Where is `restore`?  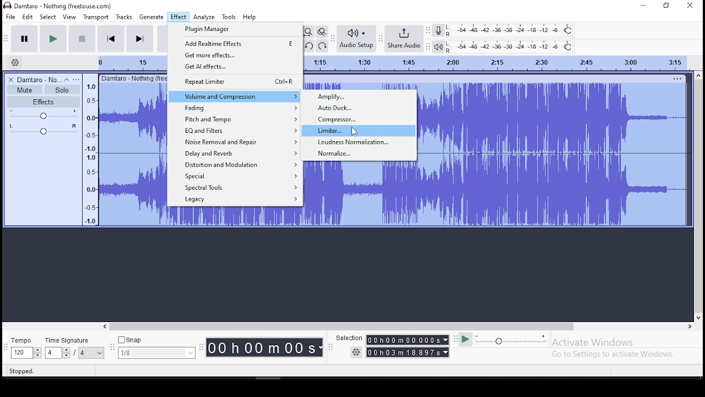 restore is located at coordinates (668, 5).